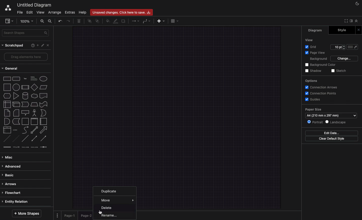 Image resolution: width=362 pixels, height=220 pixels. I want to click on Clear default style, so click(333, 139).